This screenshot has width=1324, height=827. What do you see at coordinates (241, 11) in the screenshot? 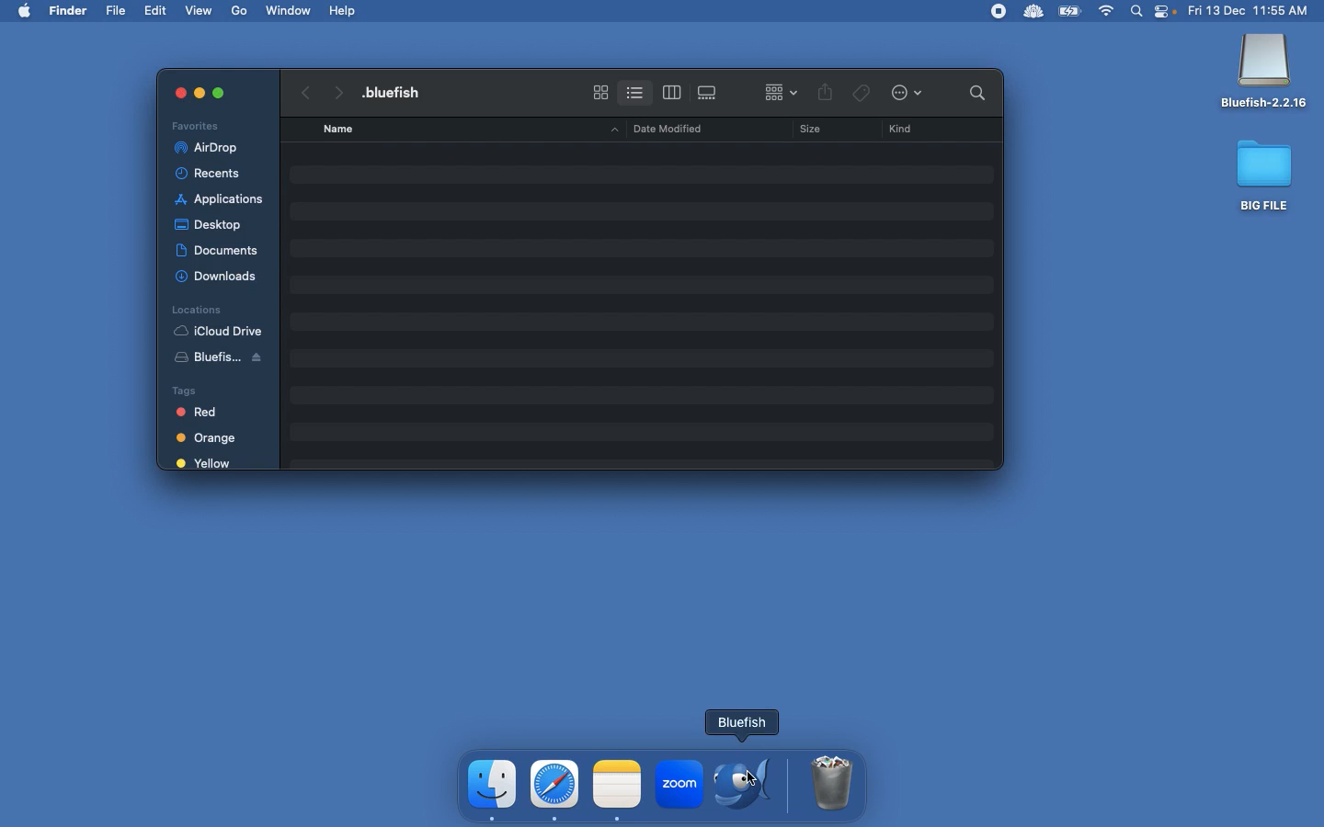
I see `Go` at bounding box center [241, 11].